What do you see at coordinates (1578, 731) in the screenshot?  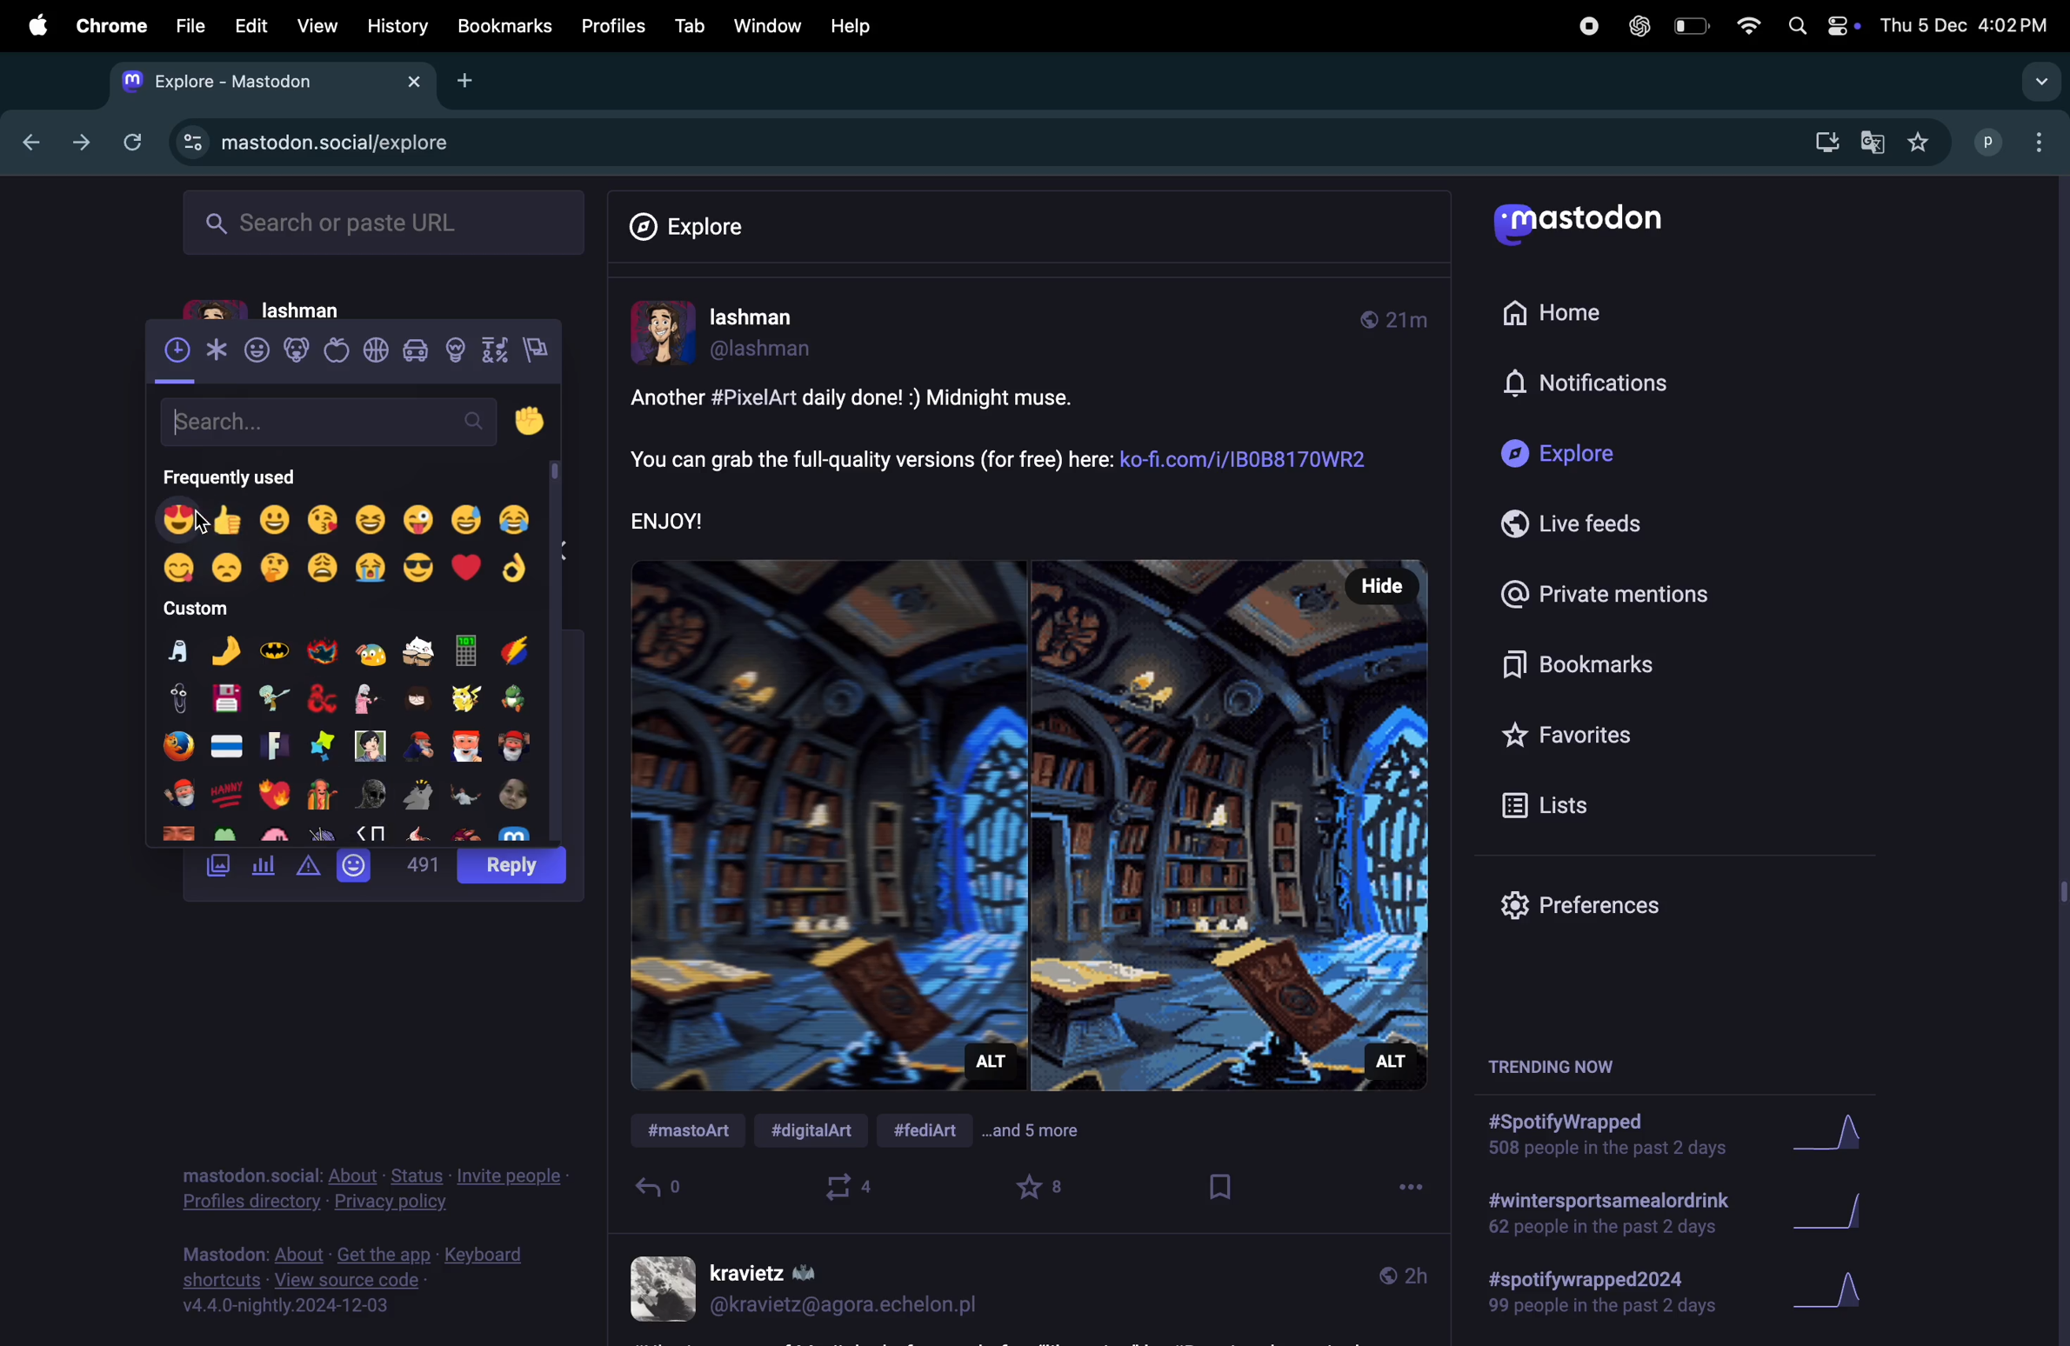 I see `favourites` at bounding box center [1578, 731].